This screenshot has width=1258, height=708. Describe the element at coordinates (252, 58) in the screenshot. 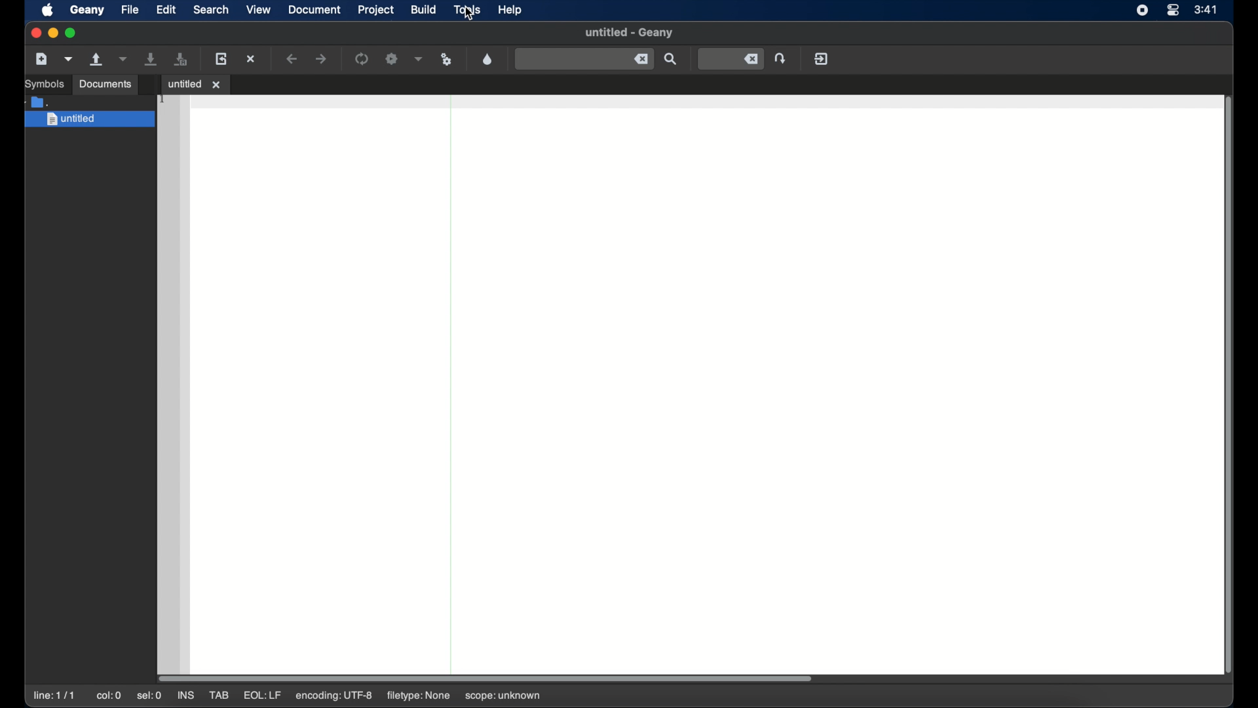

I see `close the current file` at that location.